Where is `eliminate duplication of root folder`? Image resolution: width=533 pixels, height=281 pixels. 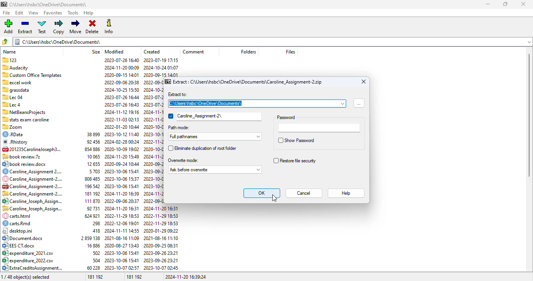
eliminate duplication of root folder is located at coordinates (202, 148).